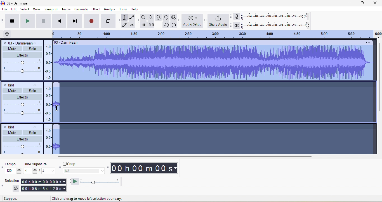  I want to click on solo, so click(32, 132).